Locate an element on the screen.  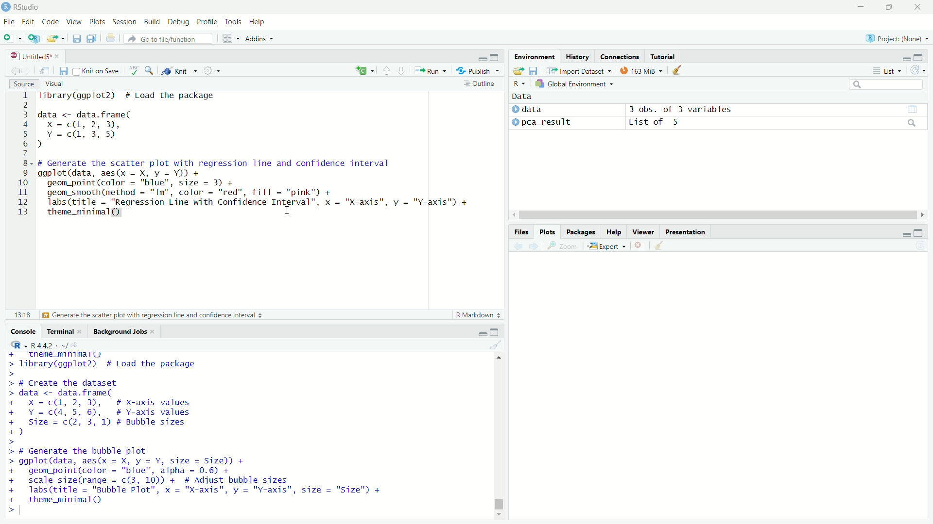
line numbers is located at coordinates (22, 155).